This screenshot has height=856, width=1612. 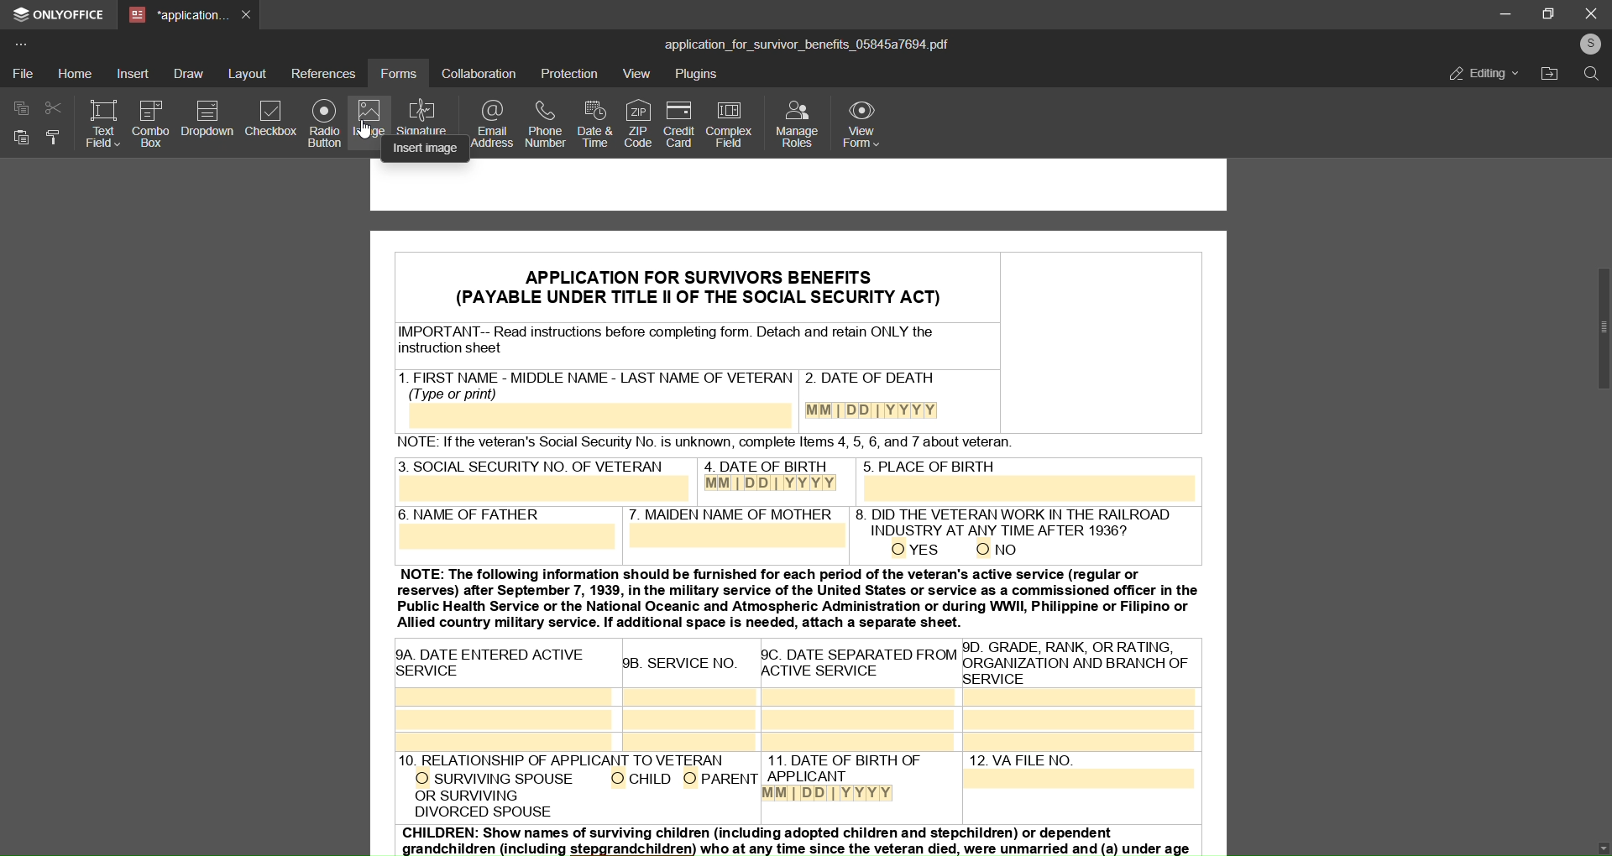 I want to click on collaboration, so click(x=478, y=74).